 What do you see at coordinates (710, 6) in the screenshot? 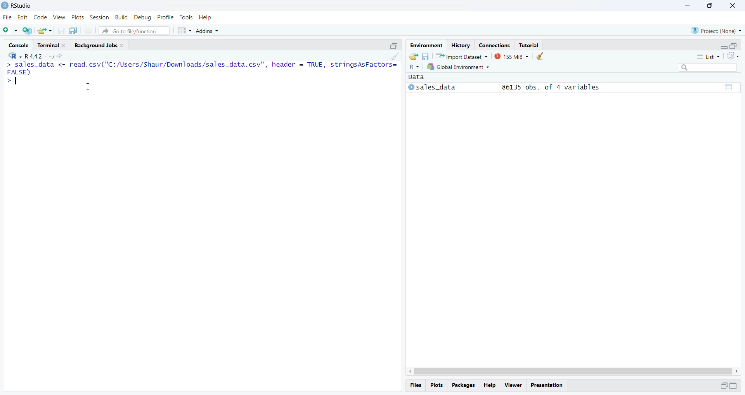
I see `Maximize` at bounding box center [710, 6].